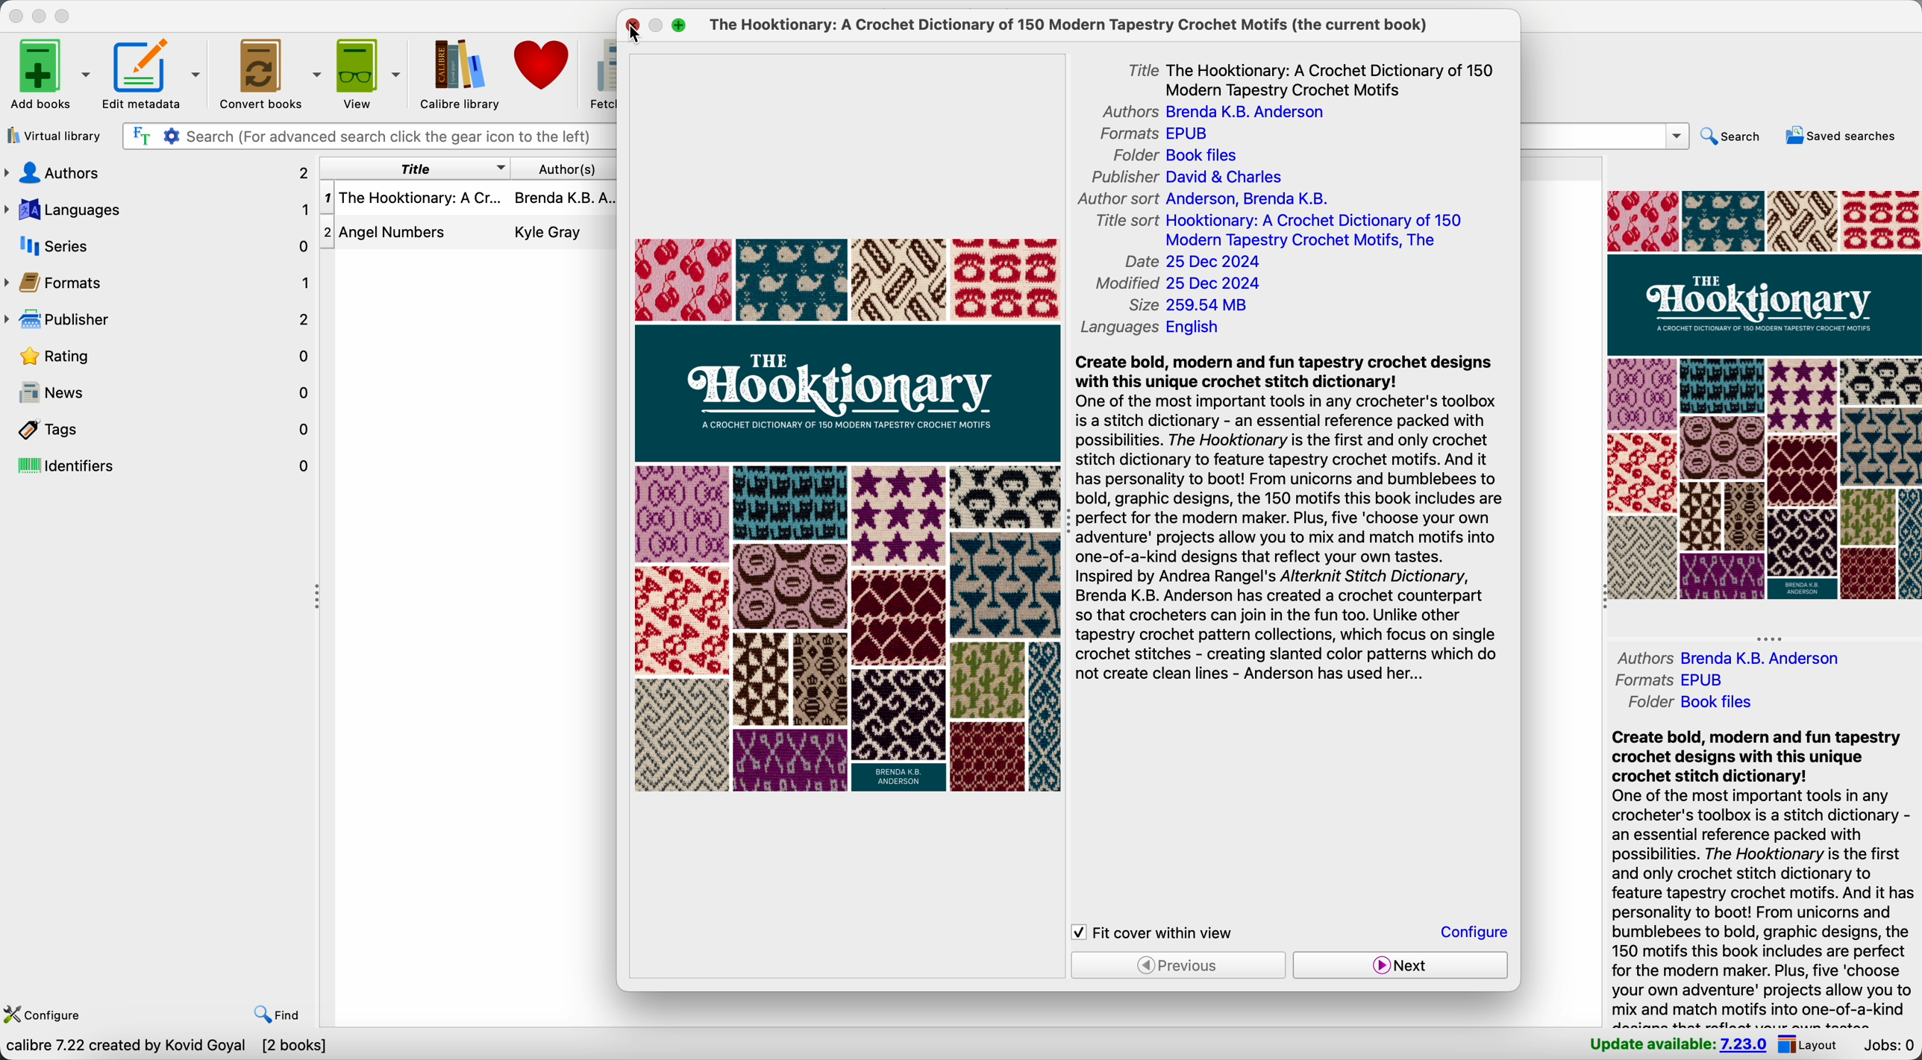 Image resolution: width=1922 pixels, height=1060 pixels. What do you see at coordinates (1313, 78) in the screenshot?
I see `title` at bounding box center [1313, 78].